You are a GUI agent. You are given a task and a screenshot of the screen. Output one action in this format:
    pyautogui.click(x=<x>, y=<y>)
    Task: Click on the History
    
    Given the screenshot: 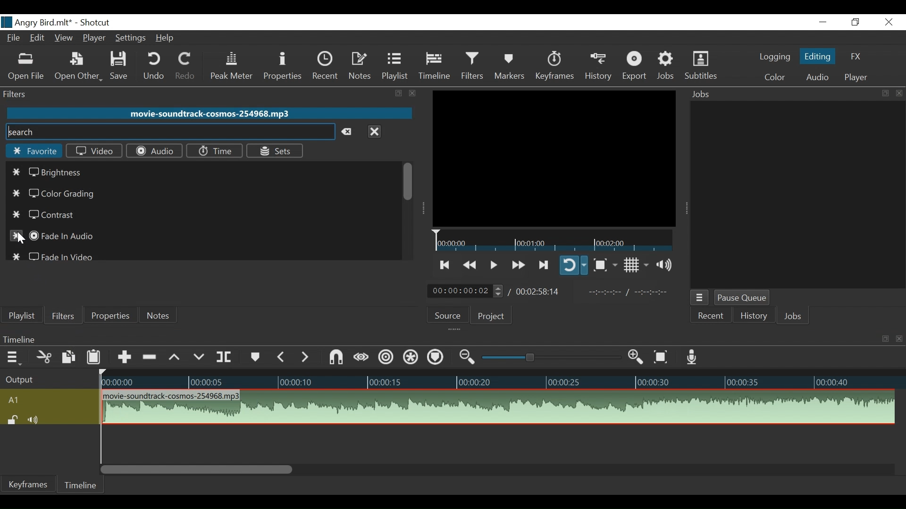 What is the action you would take?
    pyautogui.click(x=753, y=317)
    